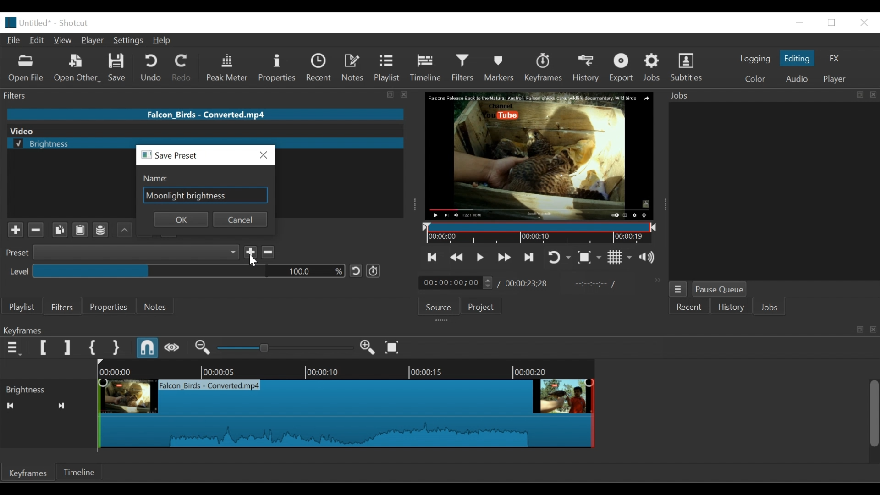 The height and width of the screenshot is (495, 880). Describe the element at coordinates (269, 252) in the screenshot. I see `Delete` at that location.